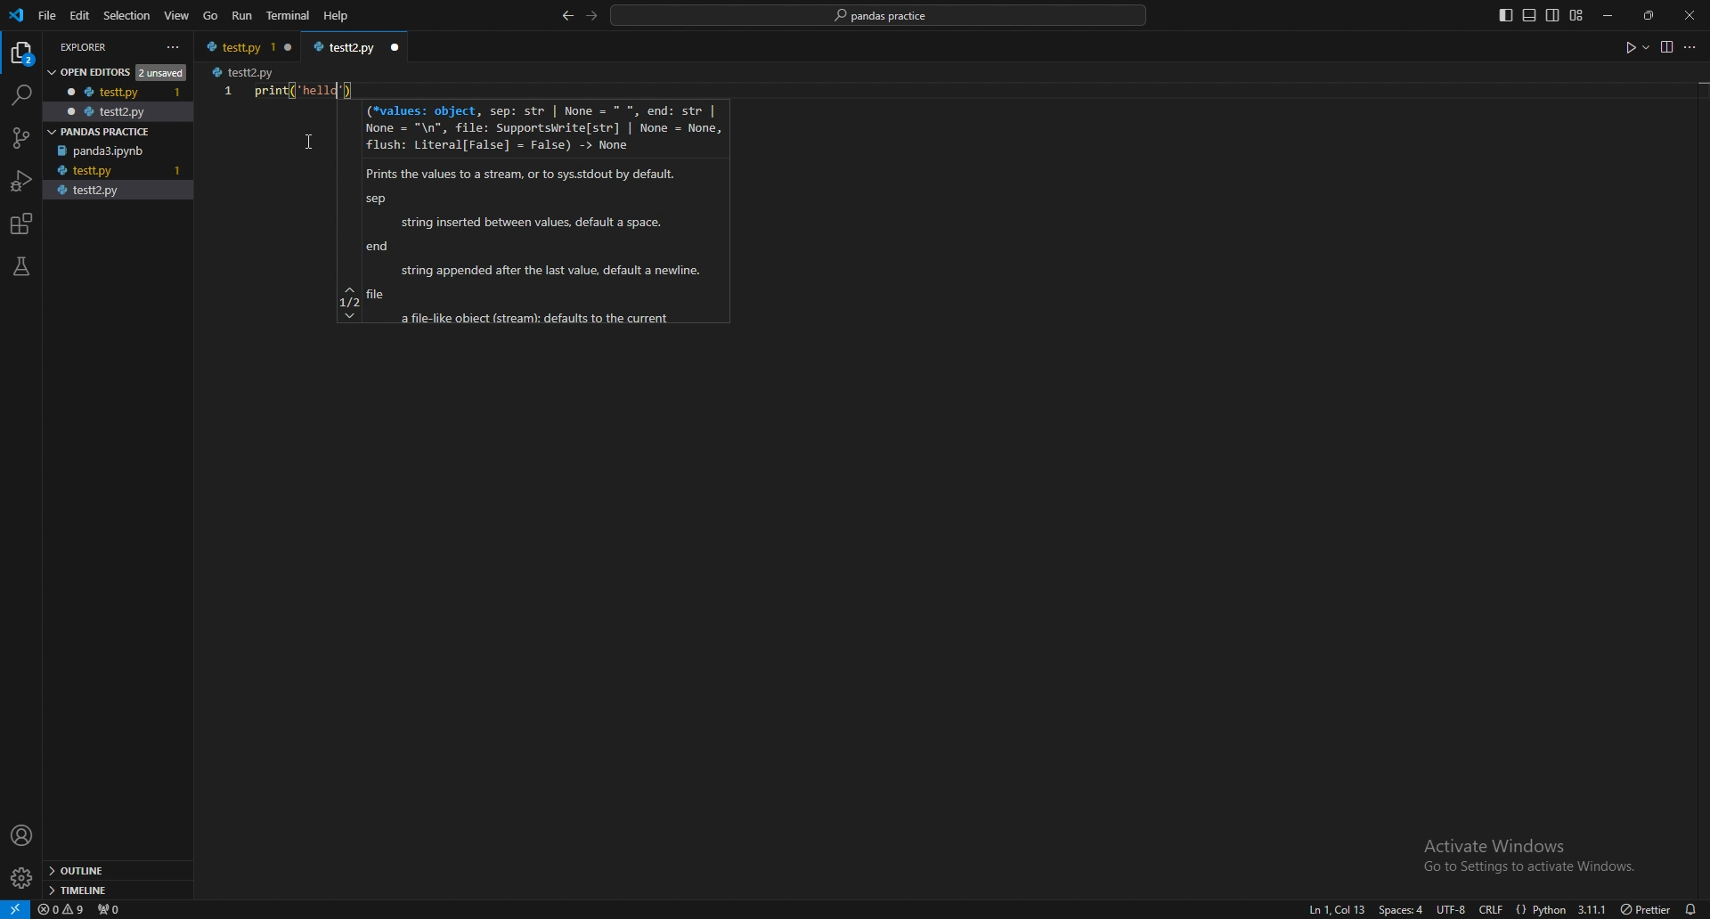 The width and height of the screenshot is (1710, 919). I want to click on explorer, so click(103, 45).